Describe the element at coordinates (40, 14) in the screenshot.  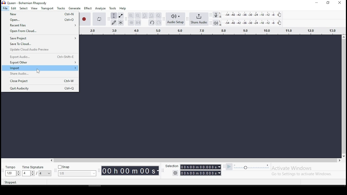
I see `New` at that location.